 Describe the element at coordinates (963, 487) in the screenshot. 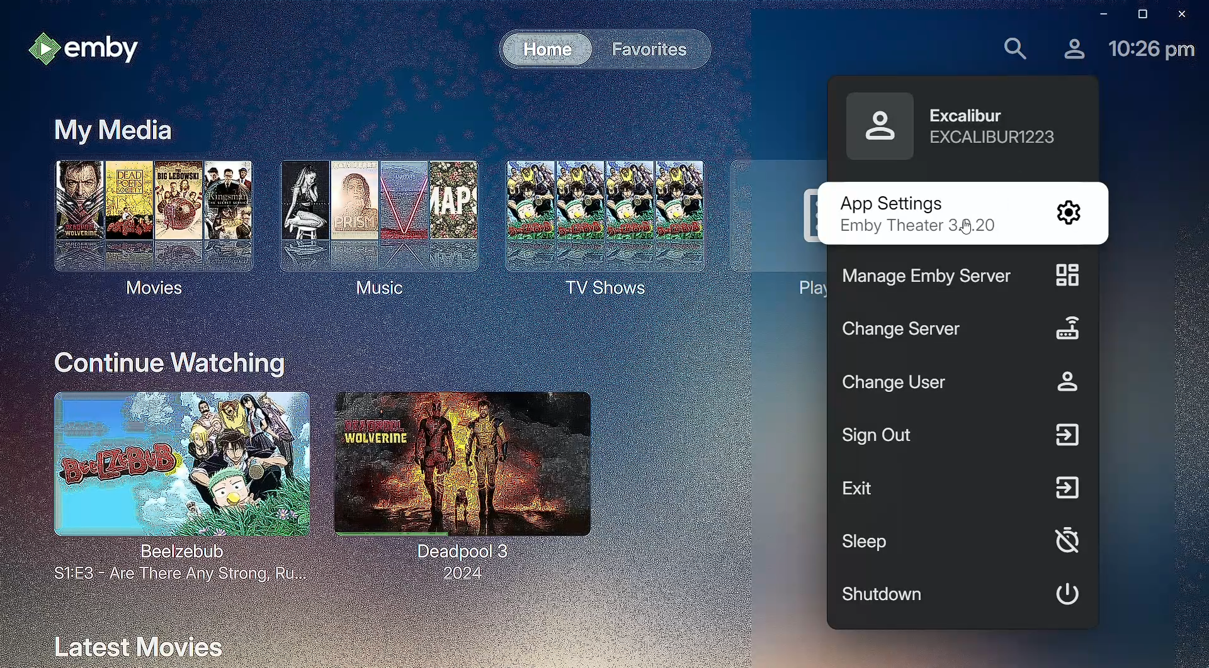

I see `Exit` at that location.